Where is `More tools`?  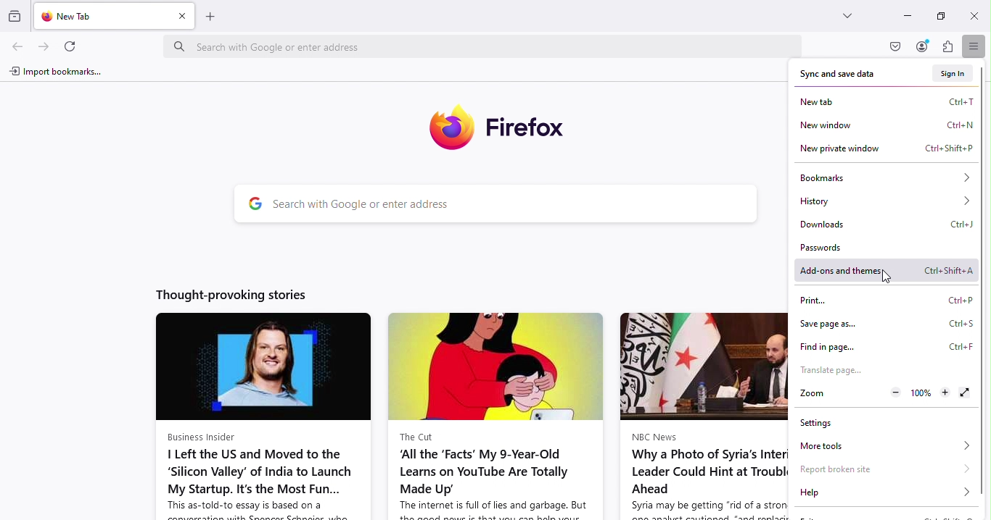 More tools is located at coordinates (884, 445).